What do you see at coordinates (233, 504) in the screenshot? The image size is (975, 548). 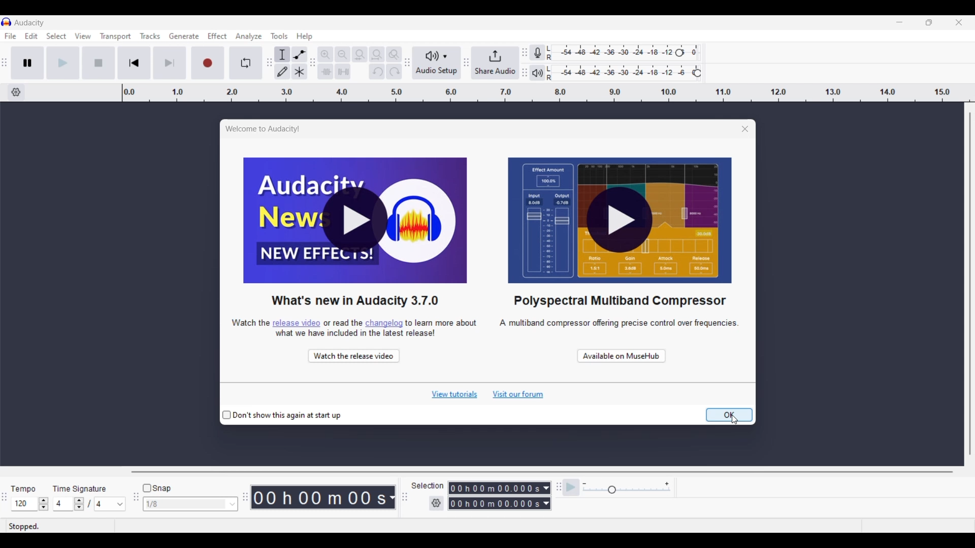 I see `Snap options` at bounding box center [233, 504].